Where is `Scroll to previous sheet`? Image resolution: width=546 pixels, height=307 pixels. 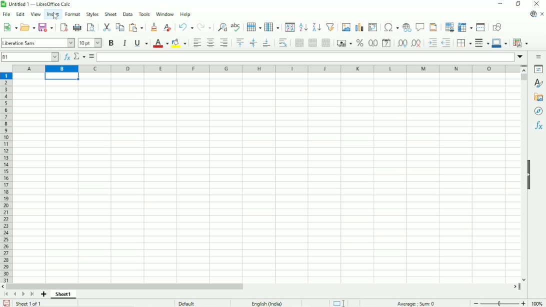 Scroll to previous sheet is located at coordinates (14, 294).